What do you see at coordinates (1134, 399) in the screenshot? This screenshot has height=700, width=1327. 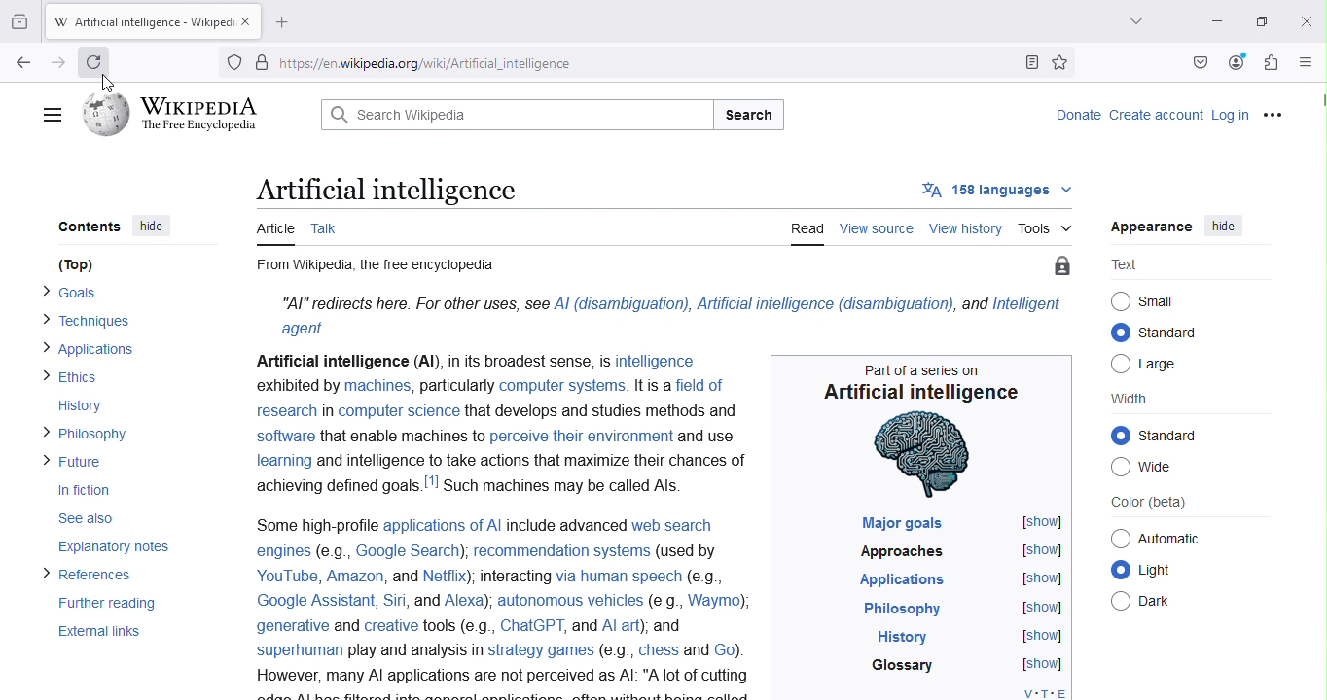 I see `Width` at bounding box center [1134, 399].